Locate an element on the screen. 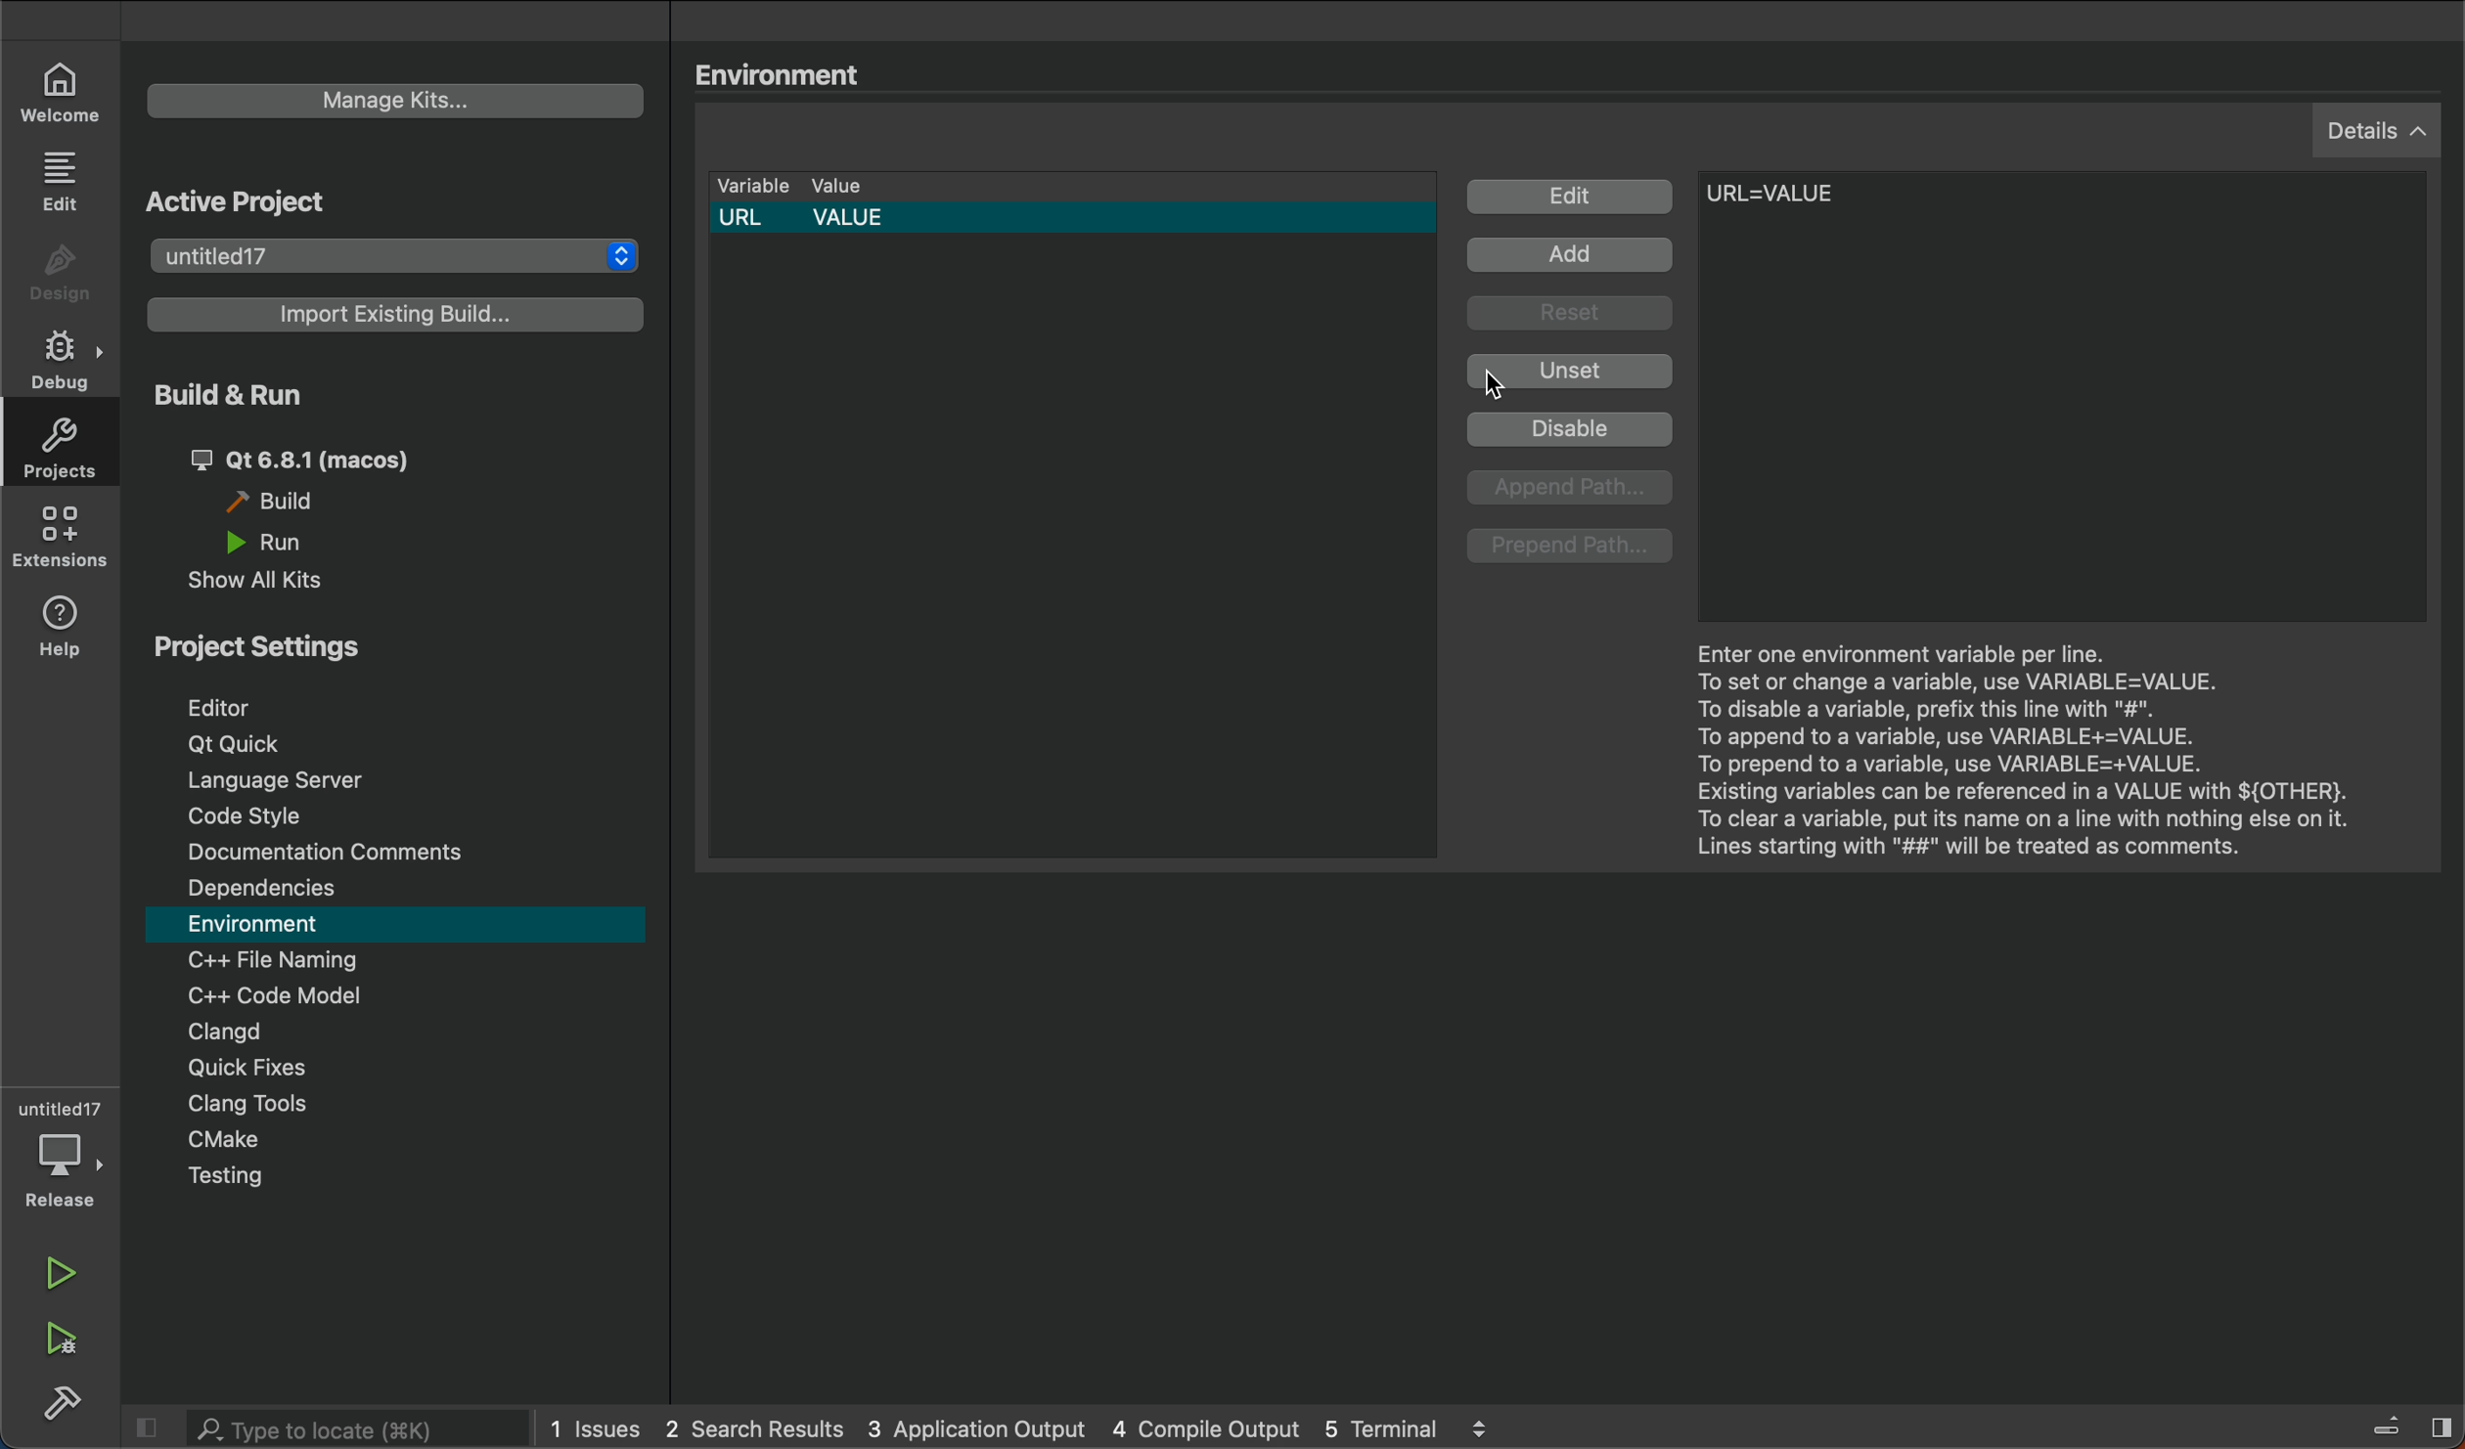  debug is located at coordinates (64, 356).